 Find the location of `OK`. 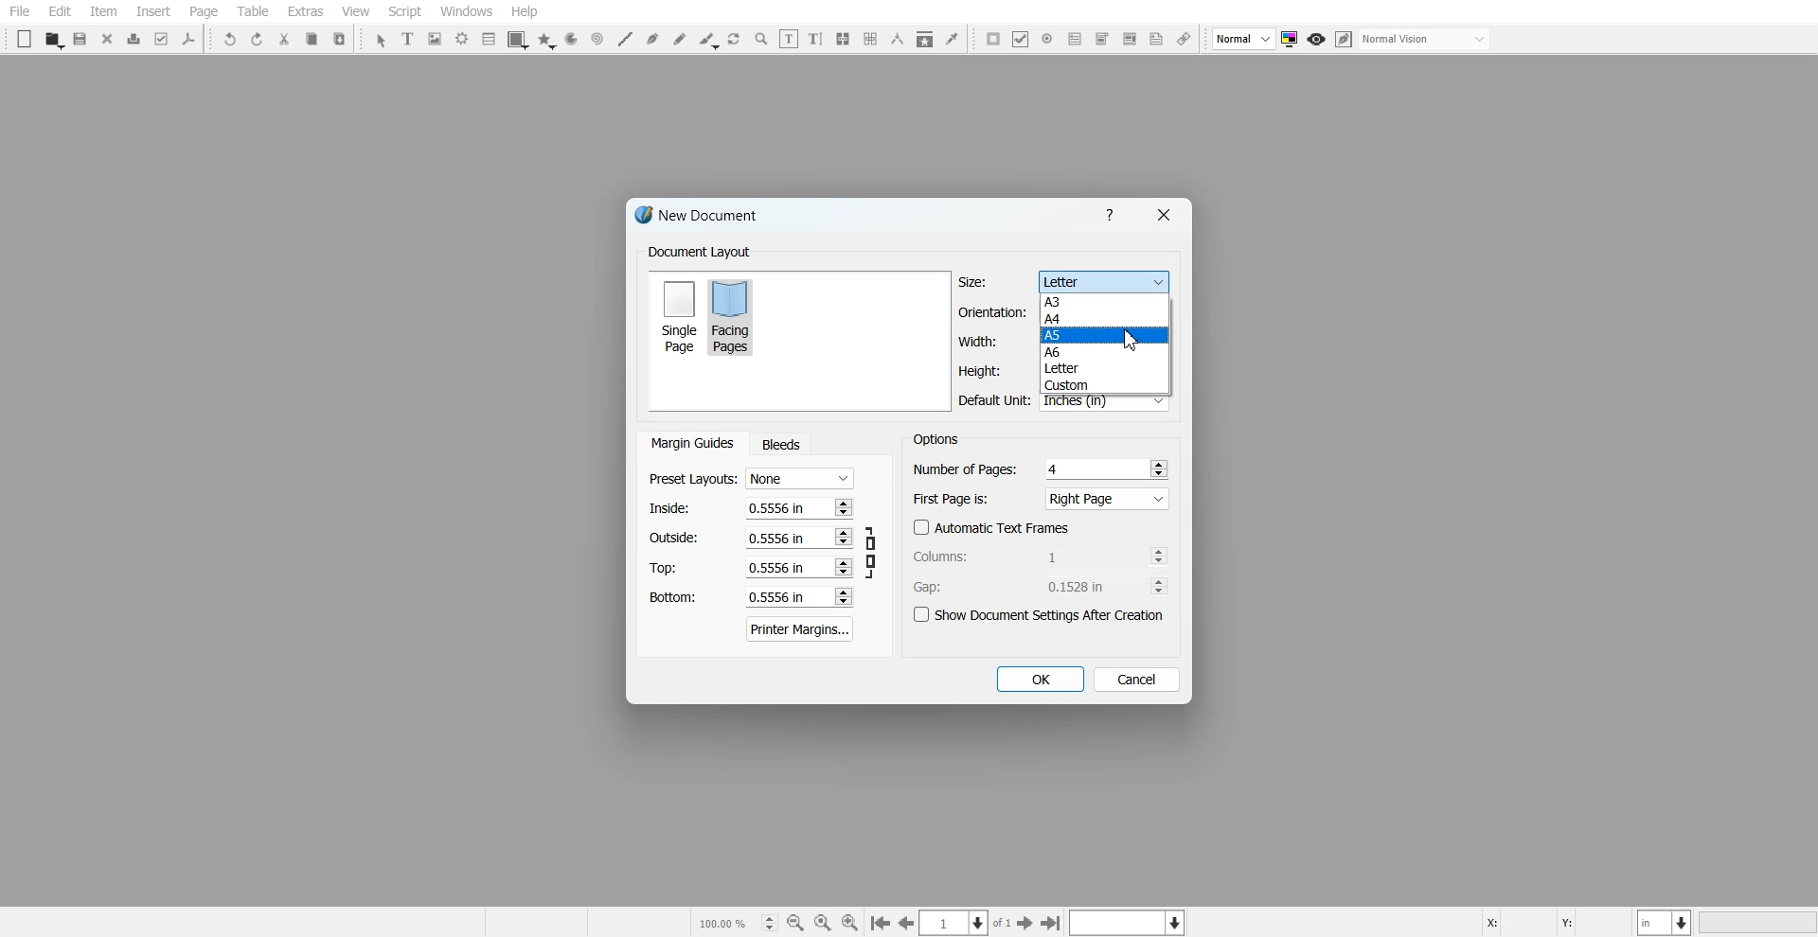

OK is located at coordinates (1039, 680).